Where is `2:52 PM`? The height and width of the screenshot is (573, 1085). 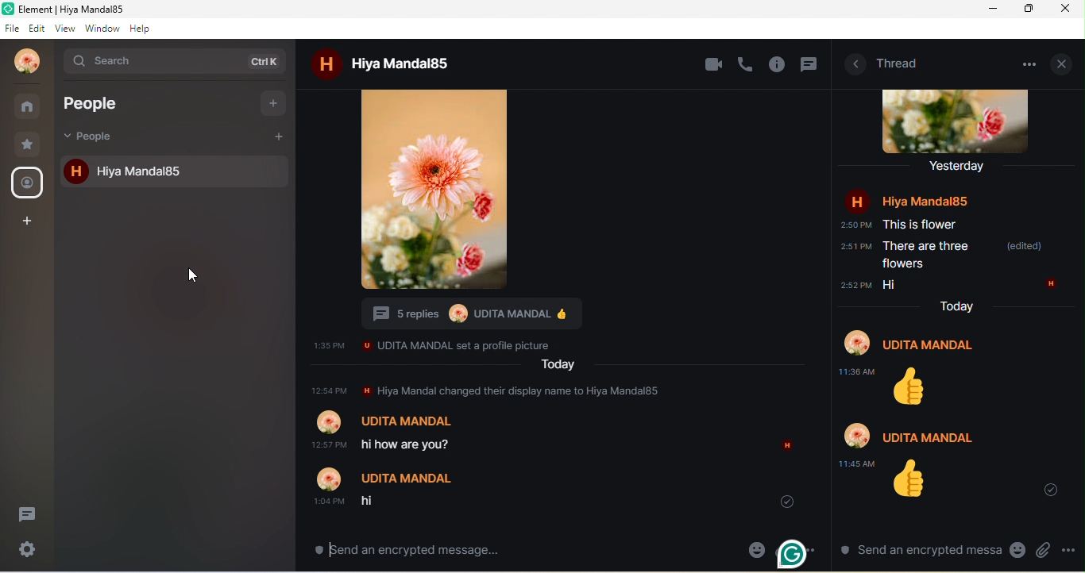 2:52 PM is located at coordinates (855, 285).